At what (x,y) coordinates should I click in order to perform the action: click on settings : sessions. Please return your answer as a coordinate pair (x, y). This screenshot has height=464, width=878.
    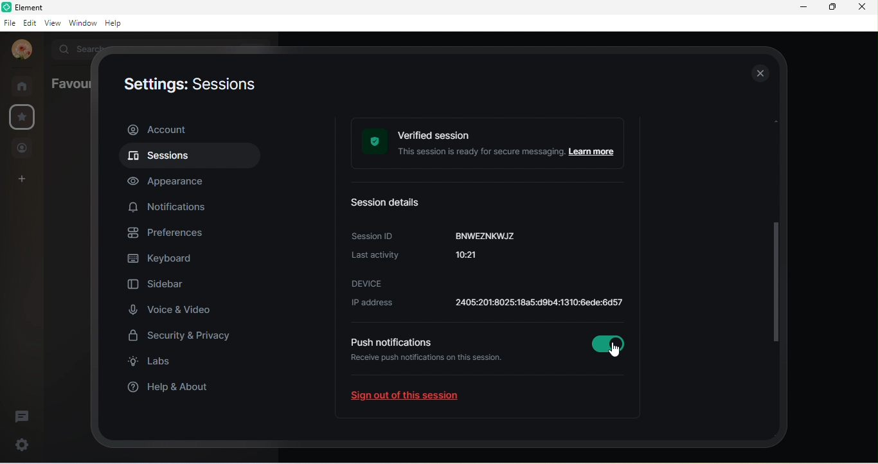
    Looking at the image, I should click on (188, 86).